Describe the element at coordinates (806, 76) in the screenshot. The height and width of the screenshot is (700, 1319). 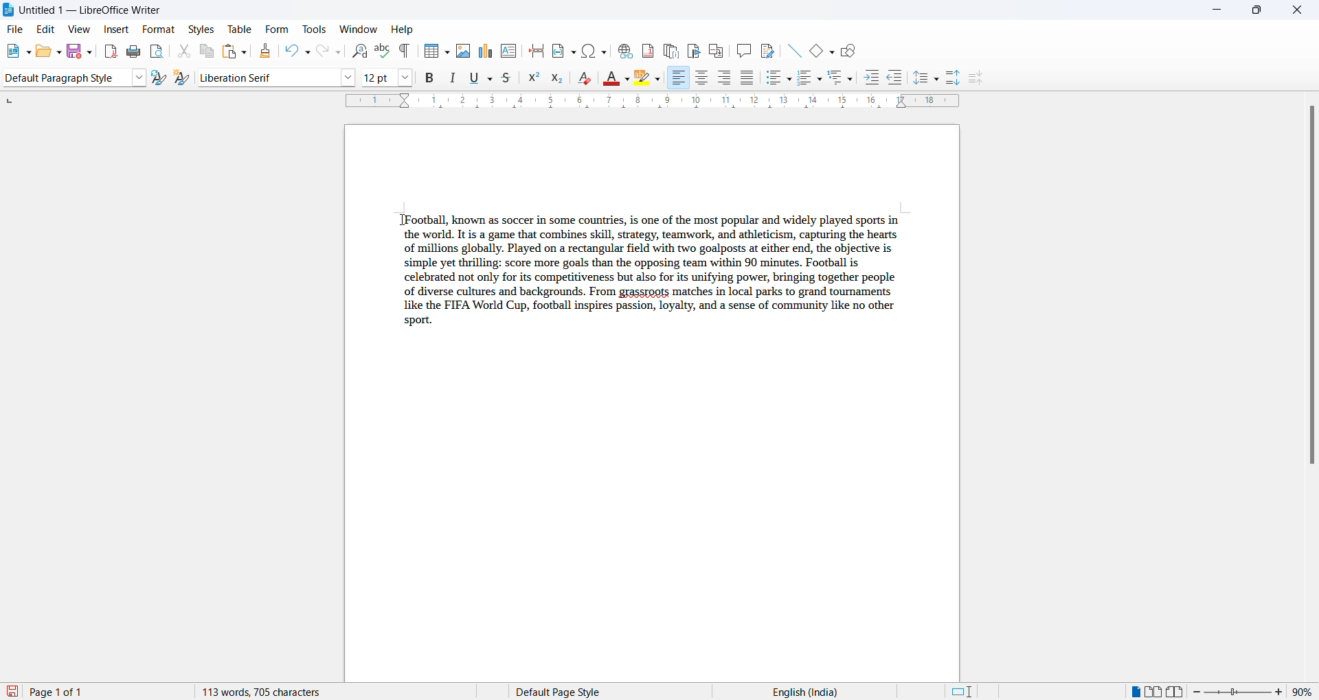
I see `toggle ordered list` at that location.